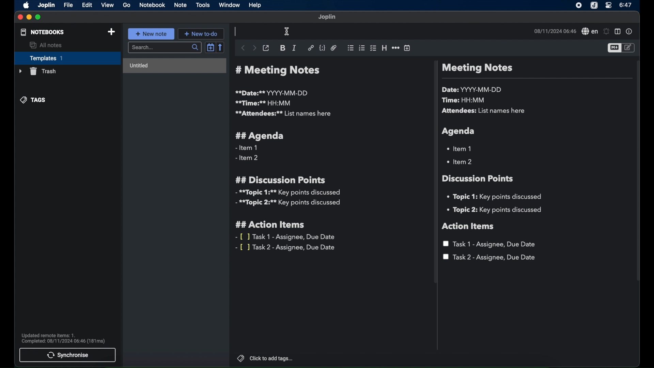 This screenshot has height=368, width=654. What do you see at coordinates (242, 48) in the screenshot?
I see `back` at bounding box center [242, 48].